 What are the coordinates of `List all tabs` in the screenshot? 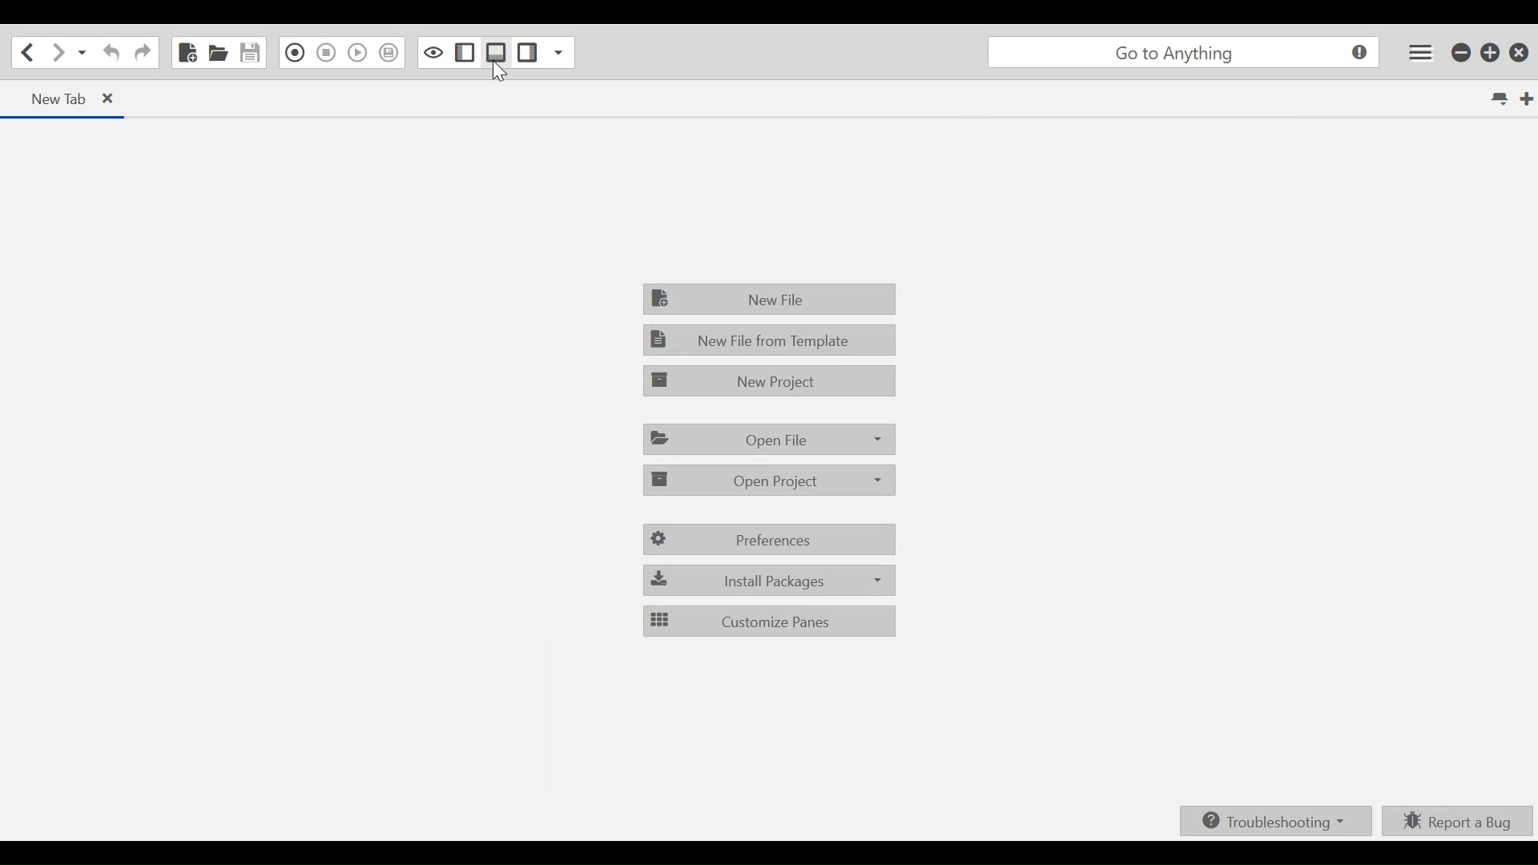 It's located at (1498, 99).